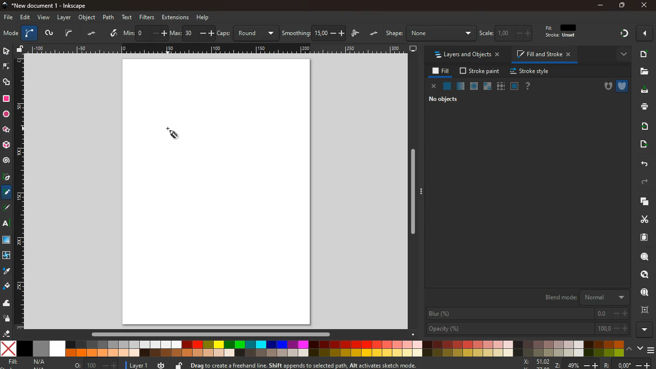 The image size is (656, 369). What do you see at coordinates (500, 86) in the screenshot?
I see `texture` at bounding box center [500, 86].